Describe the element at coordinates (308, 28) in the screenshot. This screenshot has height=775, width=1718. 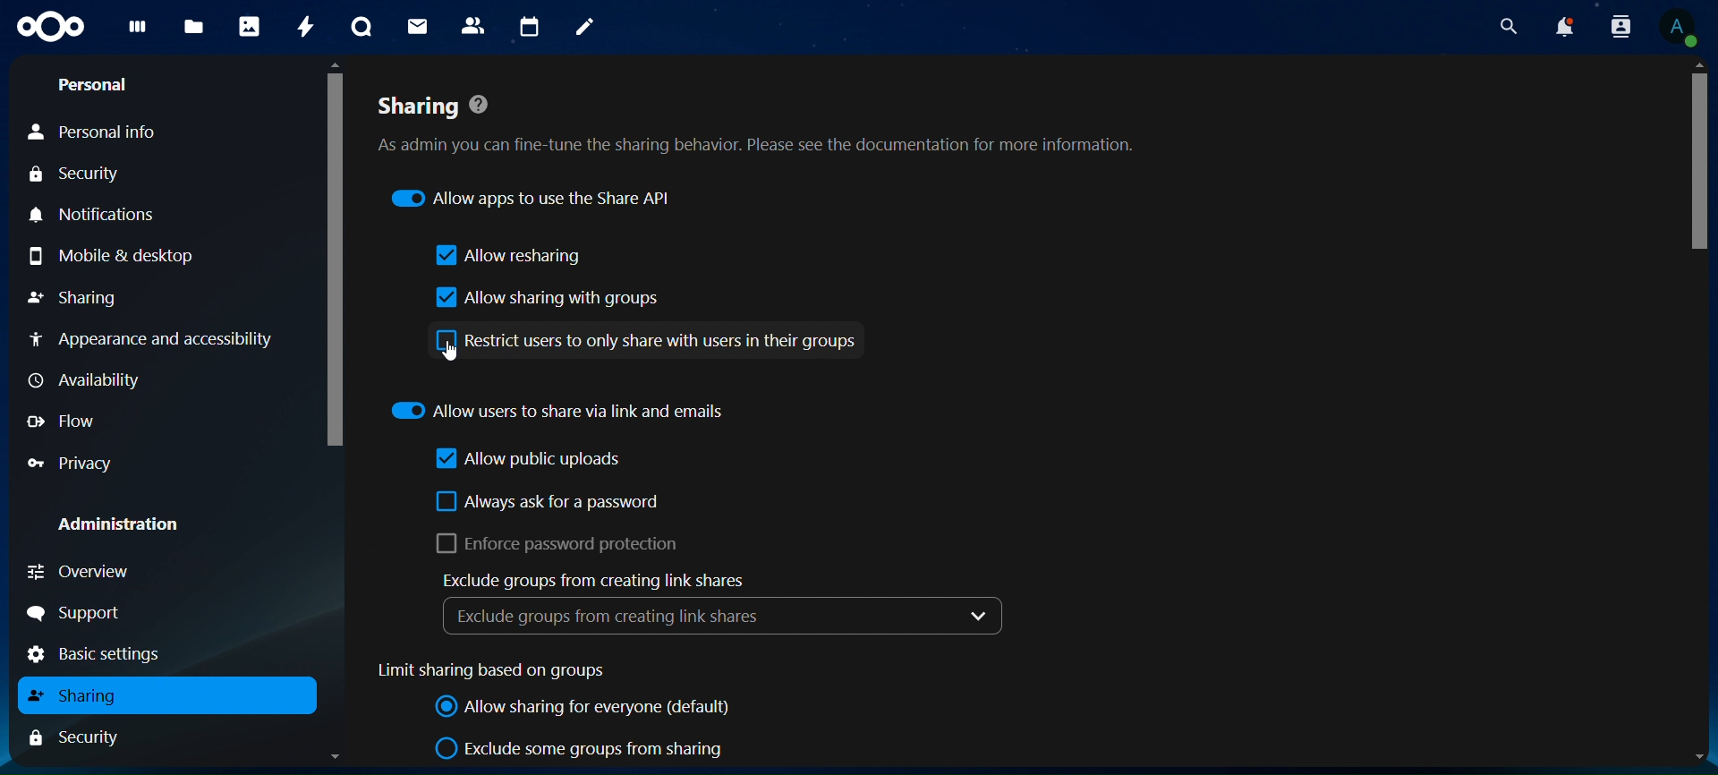
I see `activity` at that location.